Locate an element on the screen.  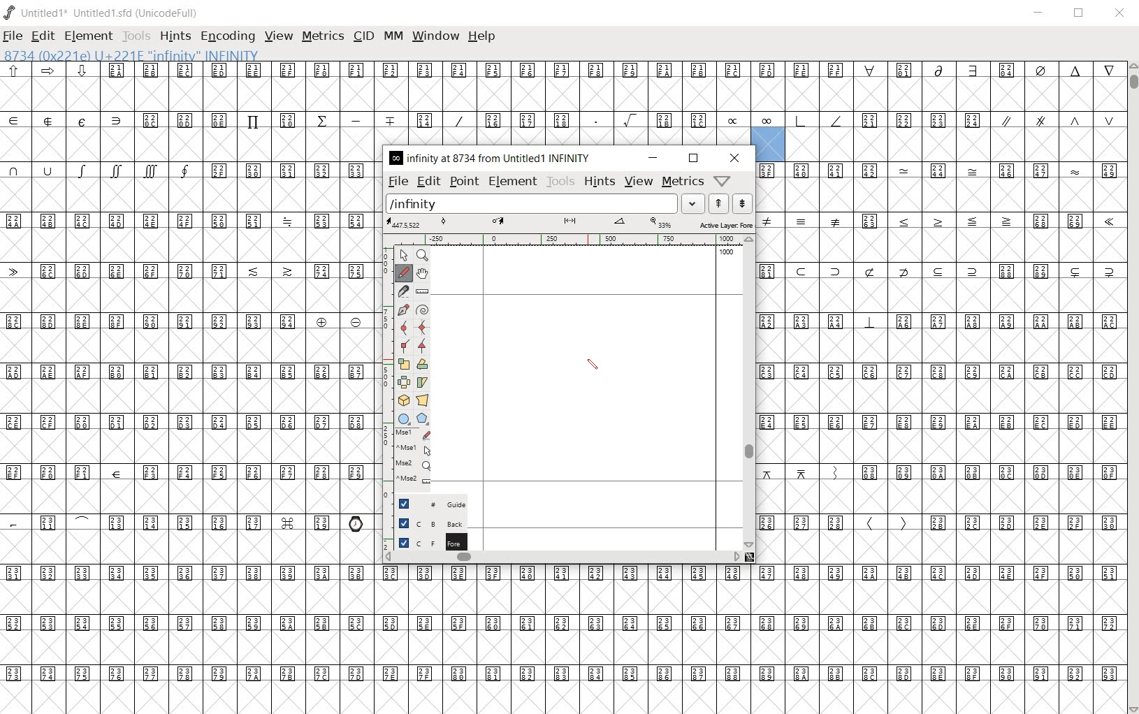
ruler is located at coordinates (568, 240).